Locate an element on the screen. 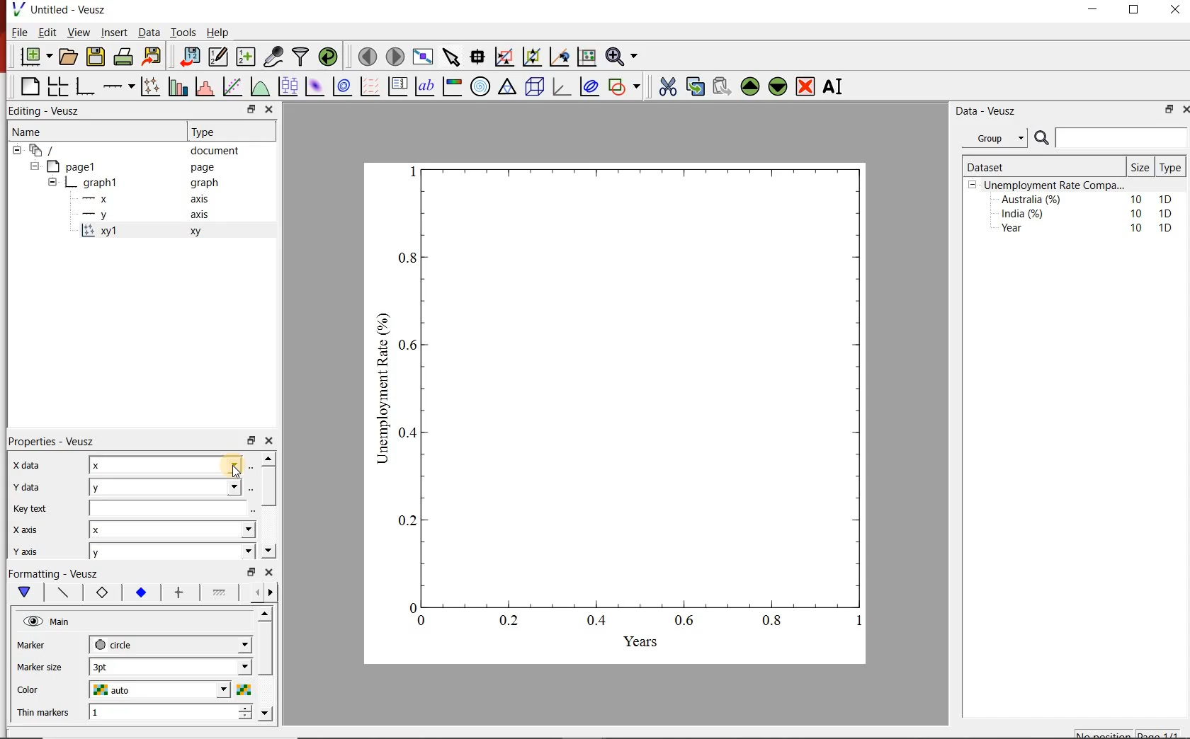 This screenshot has height=739, width=1190. 3d graphs is located at coordinates (561, 86).